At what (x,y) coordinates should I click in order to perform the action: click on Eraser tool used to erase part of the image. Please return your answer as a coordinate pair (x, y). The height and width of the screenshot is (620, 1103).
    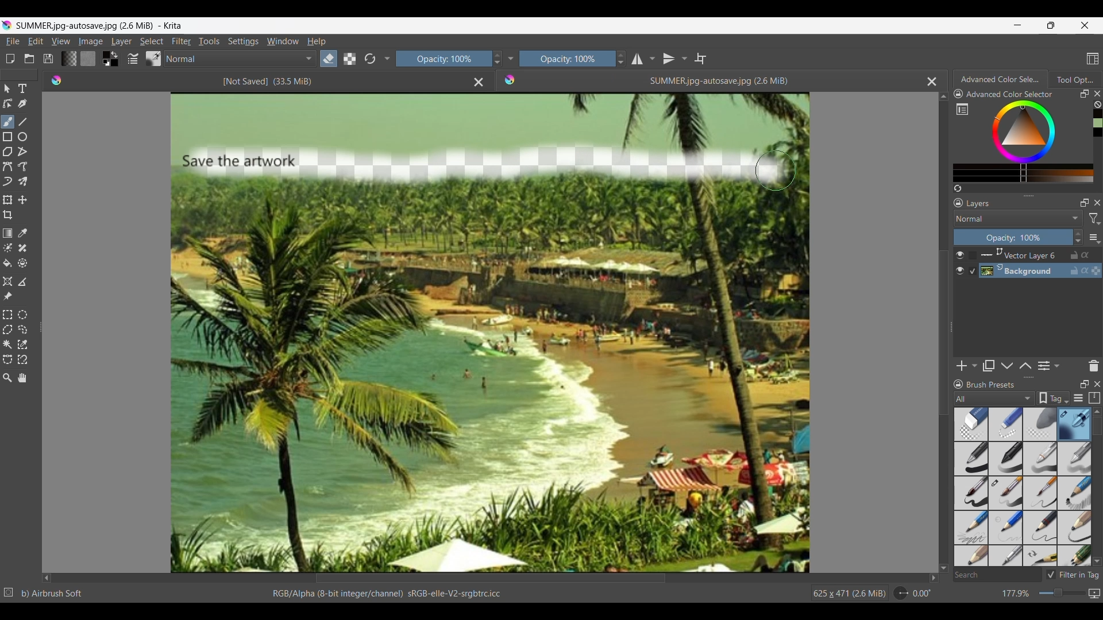
    Looking at the image, I should click on (489, 165).